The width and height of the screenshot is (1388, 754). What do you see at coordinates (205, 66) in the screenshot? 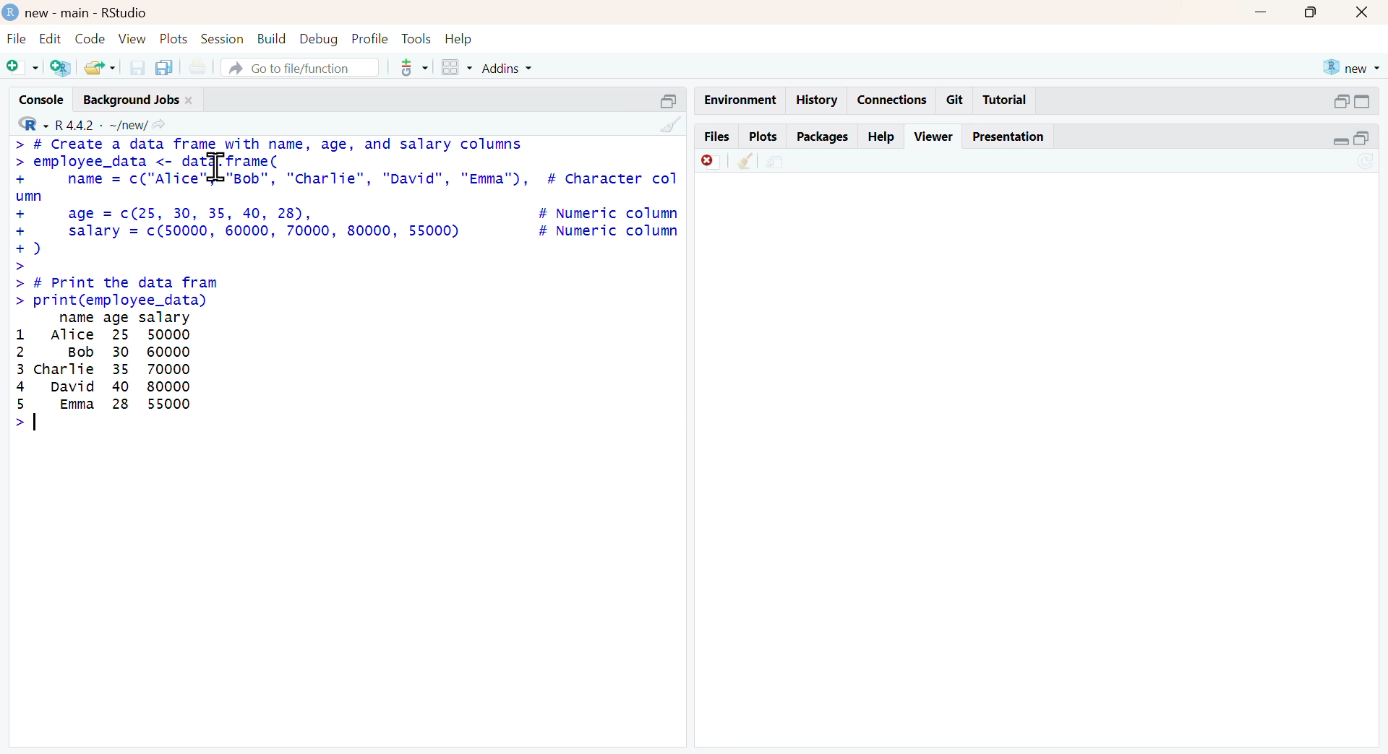
I see `print current document` at bounding box center [205, 66].